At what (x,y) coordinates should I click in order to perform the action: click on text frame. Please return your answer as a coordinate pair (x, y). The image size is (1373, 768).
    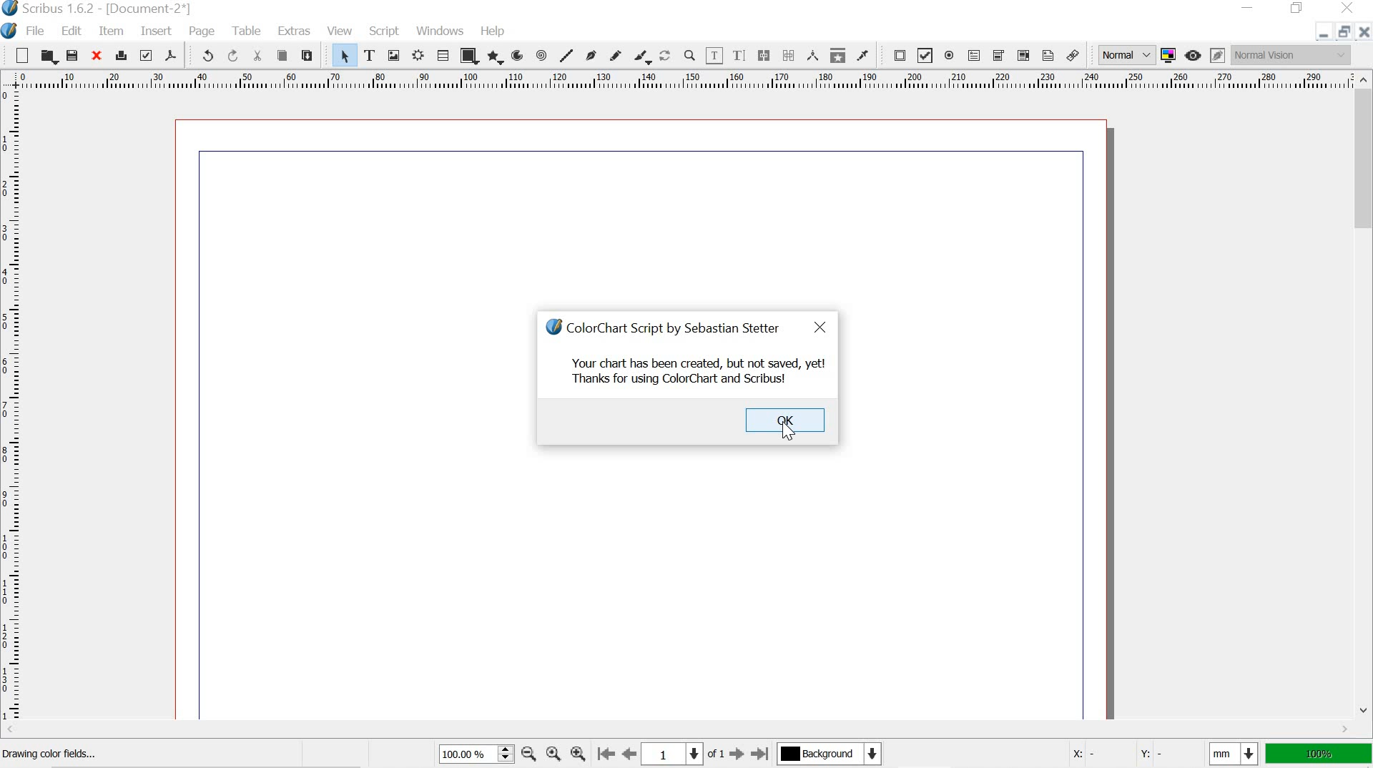
    Looking at the image, I should click on (369, 54).